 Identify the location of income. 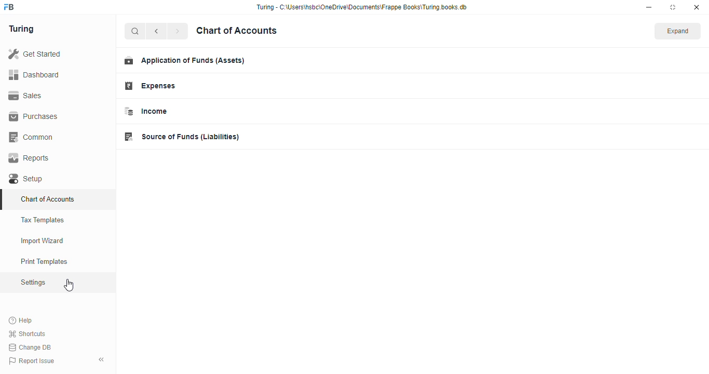
(145, 111).